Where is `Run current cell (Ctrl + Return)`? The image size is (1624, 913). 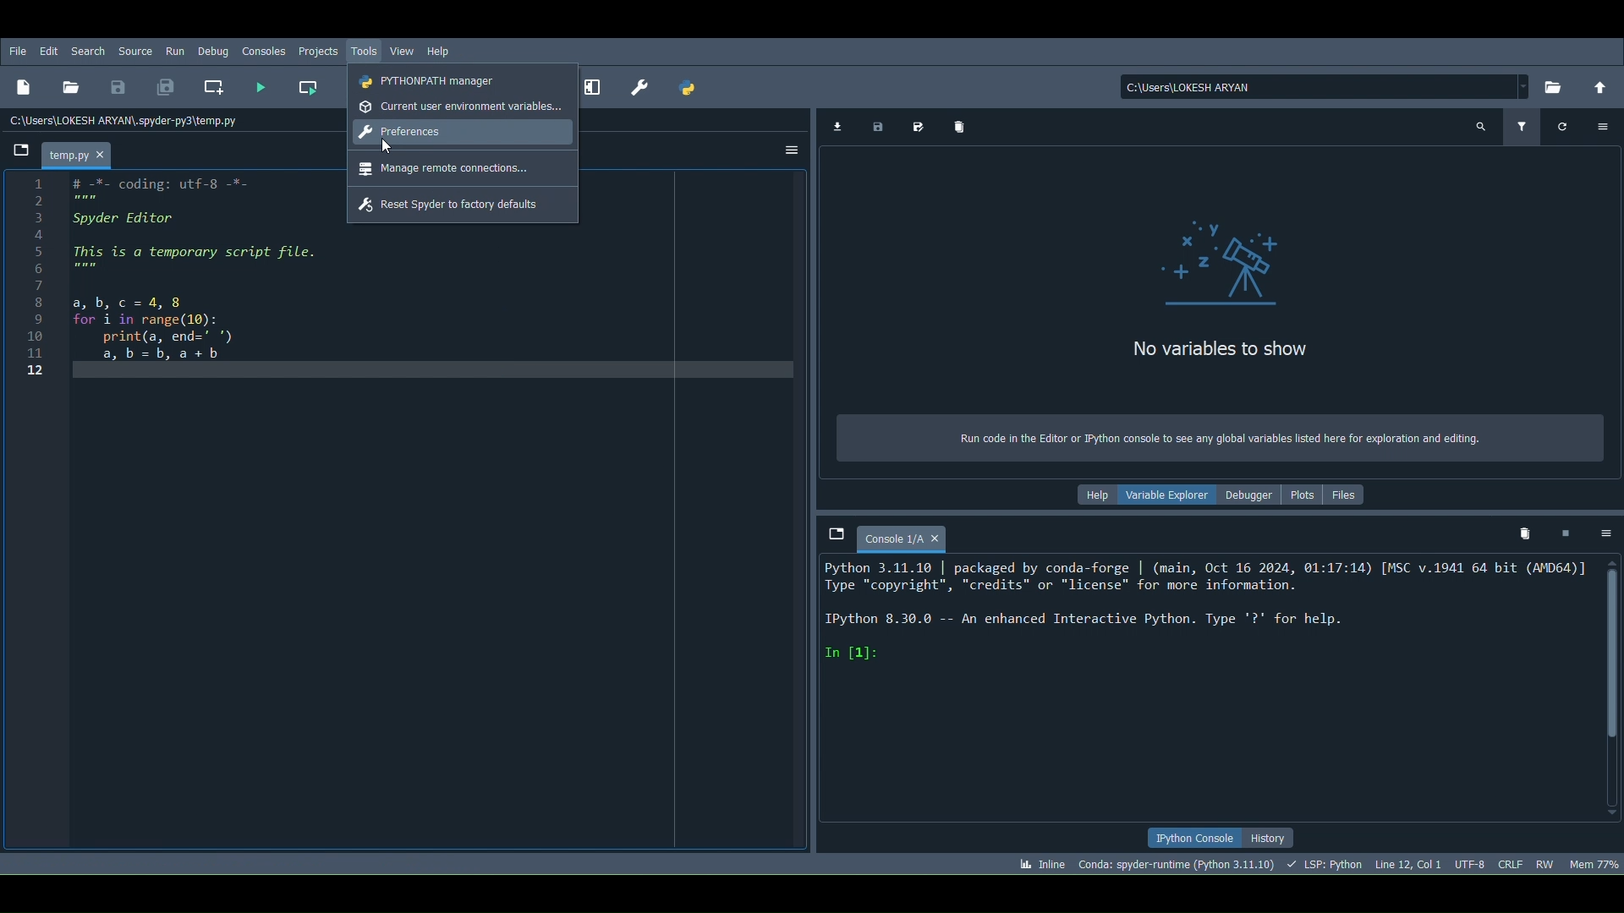
Run current cell (Ctrl + Return) is located at coordinates (308, 85).